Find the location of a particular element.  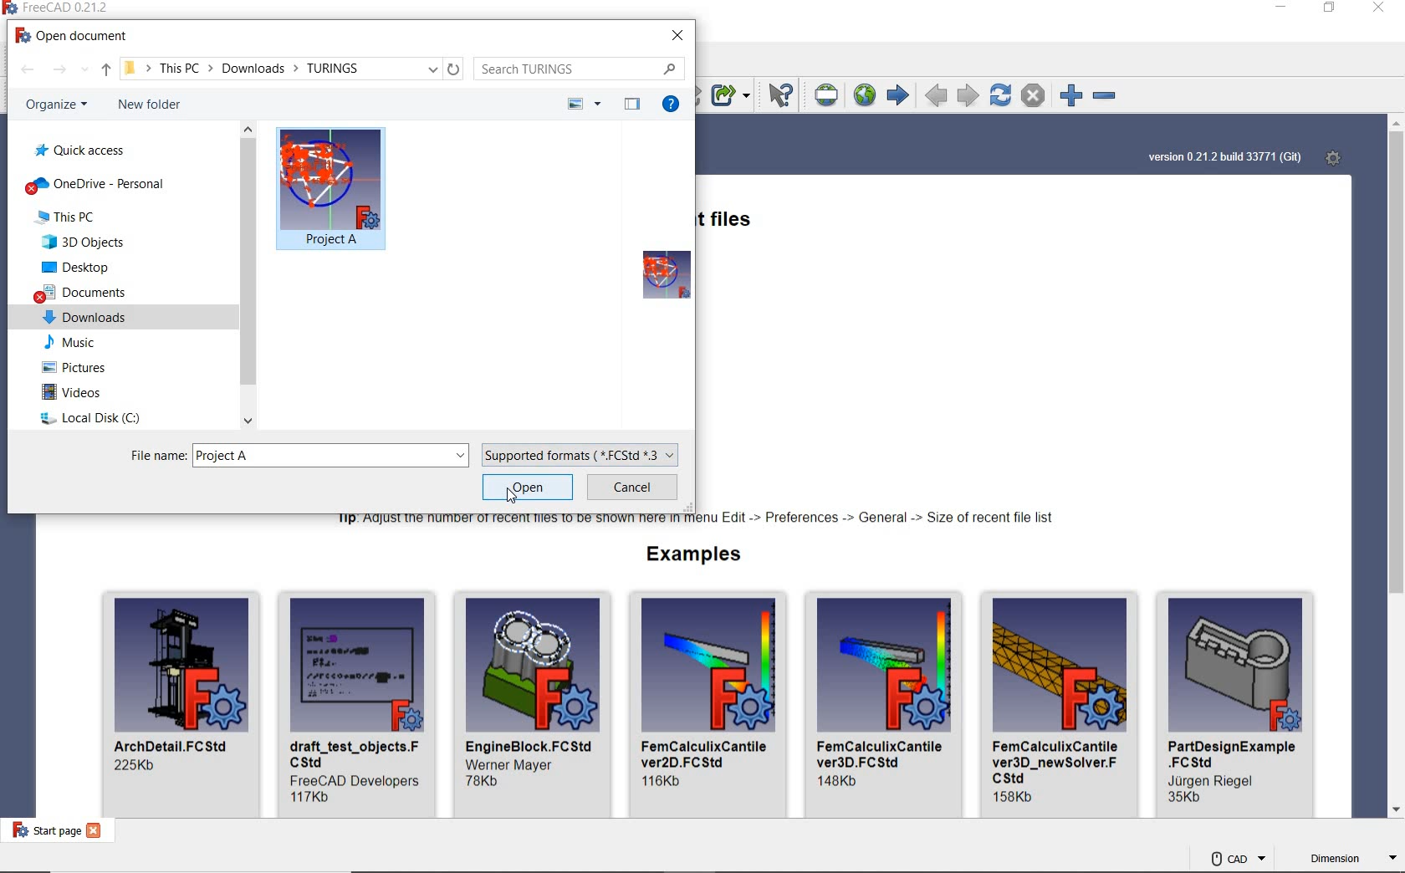

CHANGE YOUR VIEW is located at coordinates (584, 105).